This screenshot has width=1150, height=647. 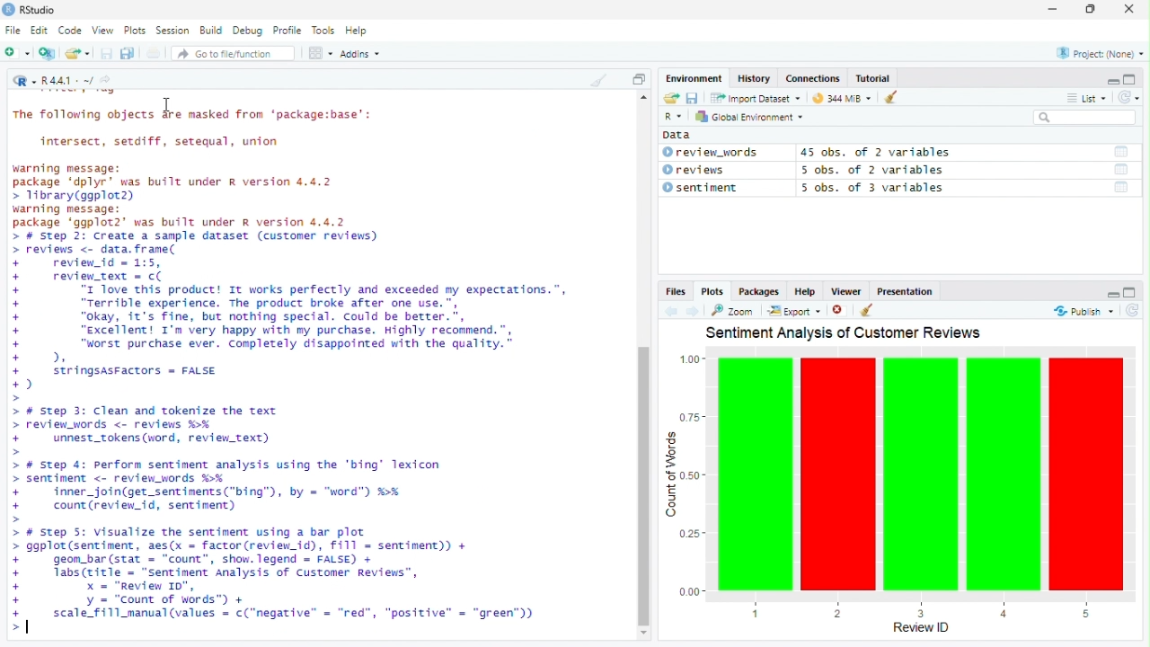 What do you see at coordinates (210, 29) in the screenshot?
I see `Build` at bounding box center [210, 29].